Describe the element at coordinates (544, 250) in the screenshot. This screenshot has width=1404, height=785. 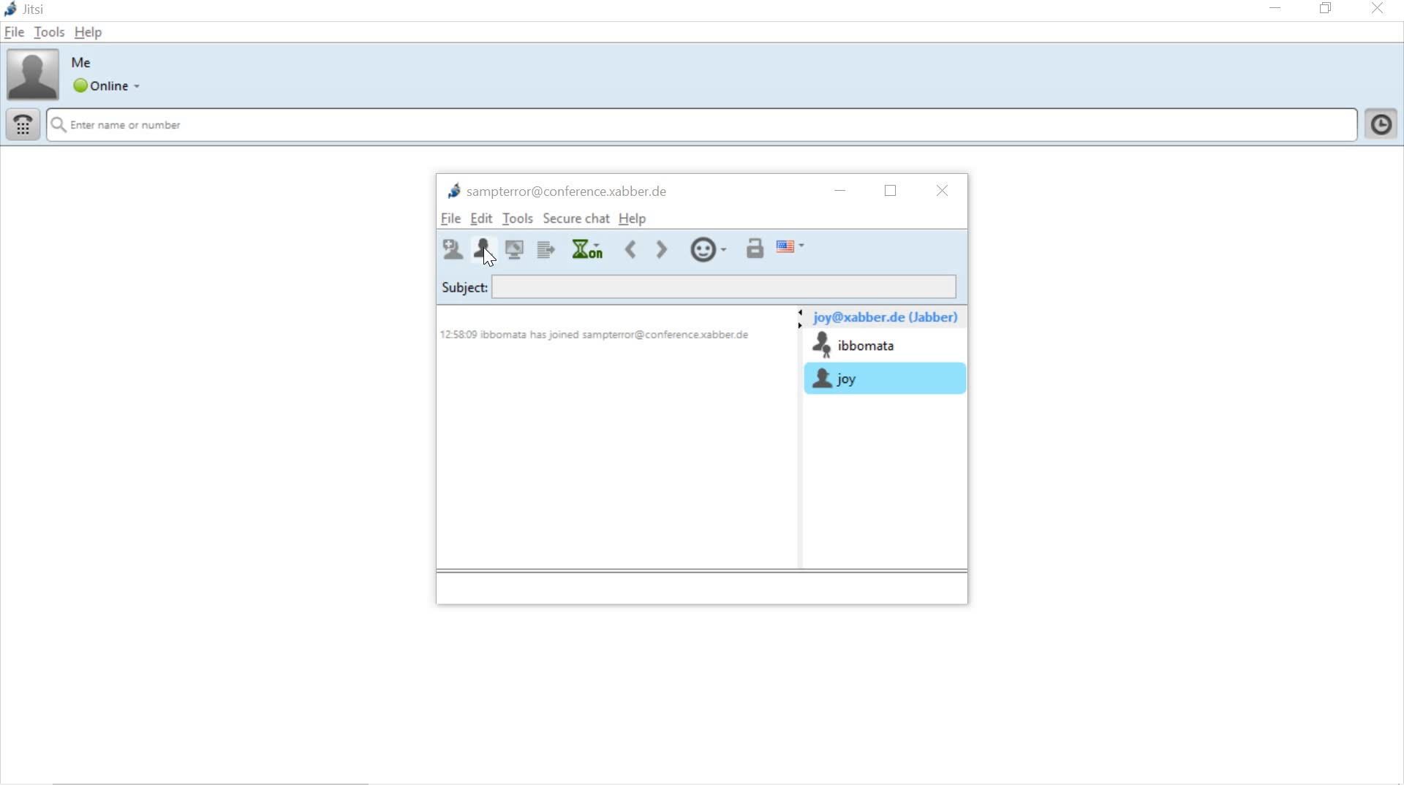
I see `send file` at that location.